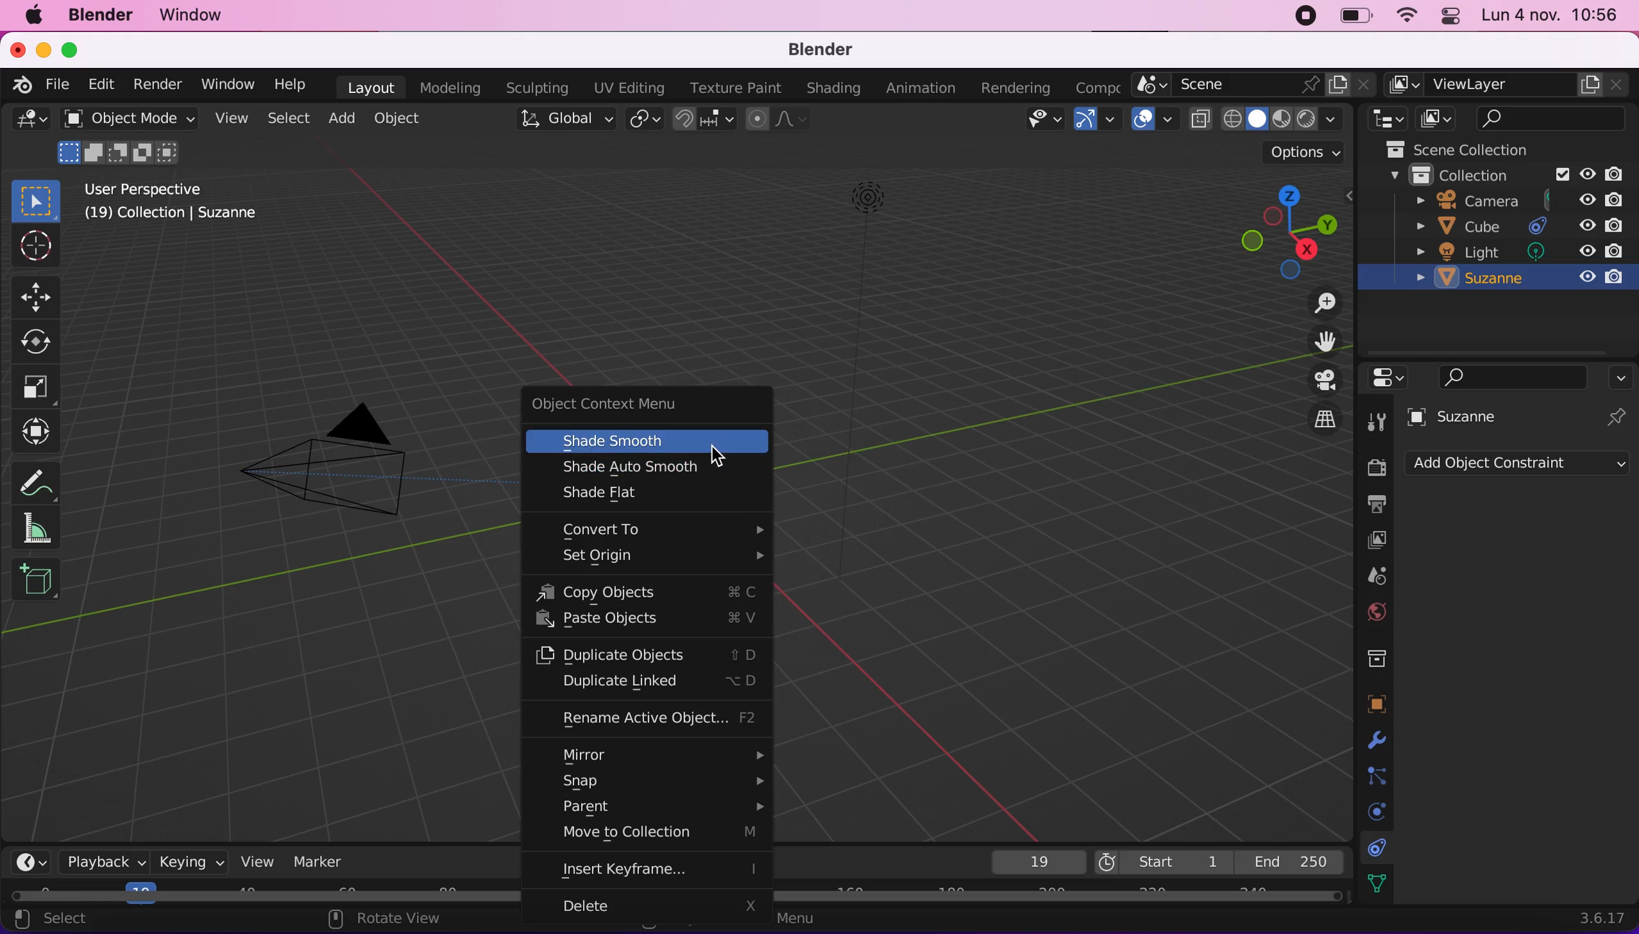 This screenshot has height=934, width=1639. What do you see at coordinates (654, 468) in the screenshot?
I see `shade auto smooth` at bounding box center [654, 468].